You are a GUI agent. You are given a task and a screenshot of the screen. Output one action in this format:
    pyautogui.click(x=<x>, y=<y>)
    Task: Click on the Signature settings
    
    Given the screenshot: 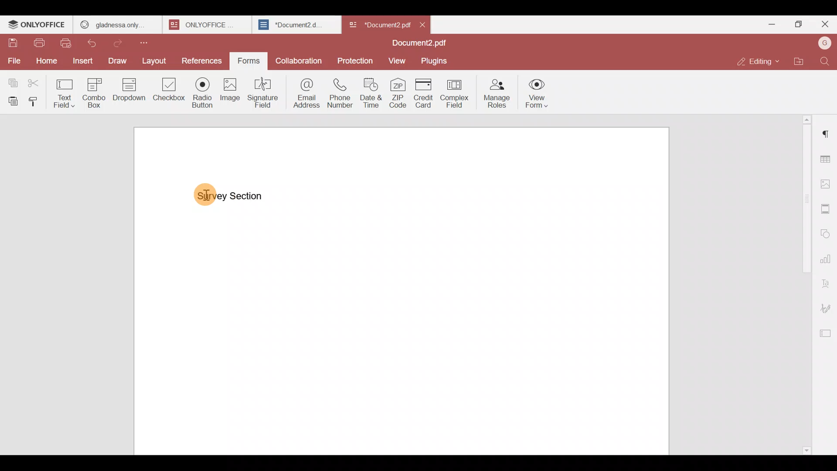 What is the action you would take?
    pyautogui.click(x=827, y=308)
    